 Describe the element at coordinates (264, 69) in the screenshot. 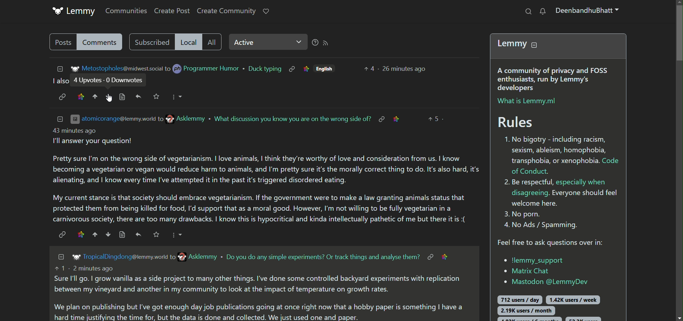

I see `type of typing` at that location.